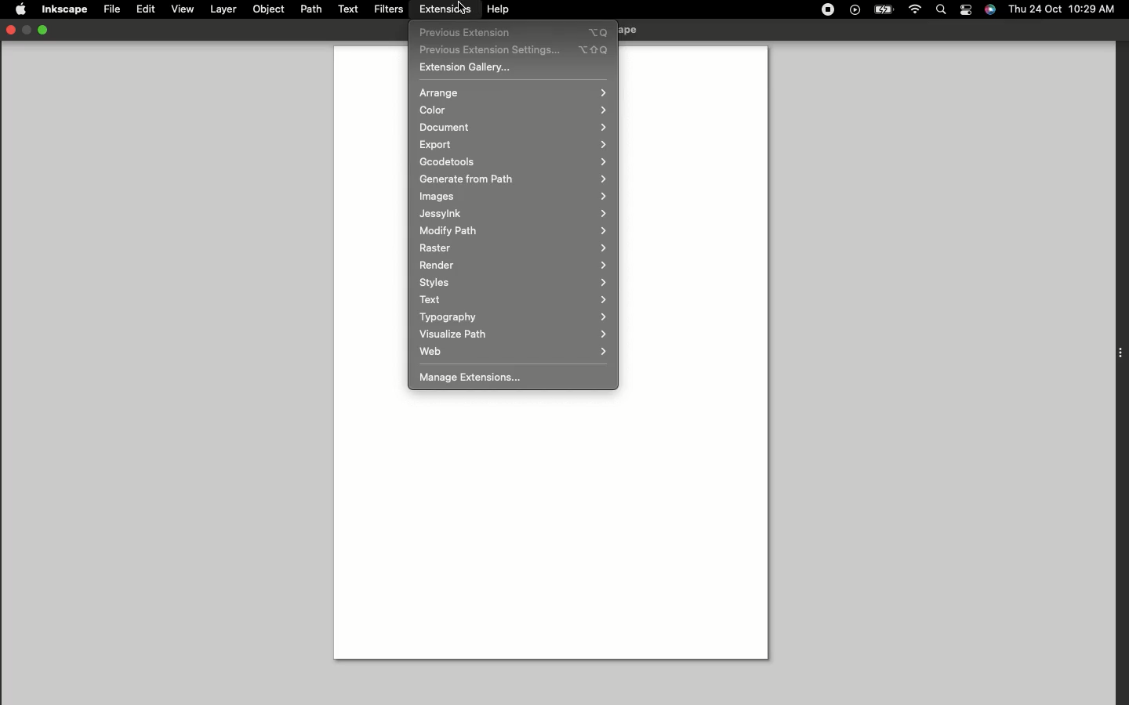  Describe the element at coordinates (512, 198) in the screenshot. I see `Images` at that location.